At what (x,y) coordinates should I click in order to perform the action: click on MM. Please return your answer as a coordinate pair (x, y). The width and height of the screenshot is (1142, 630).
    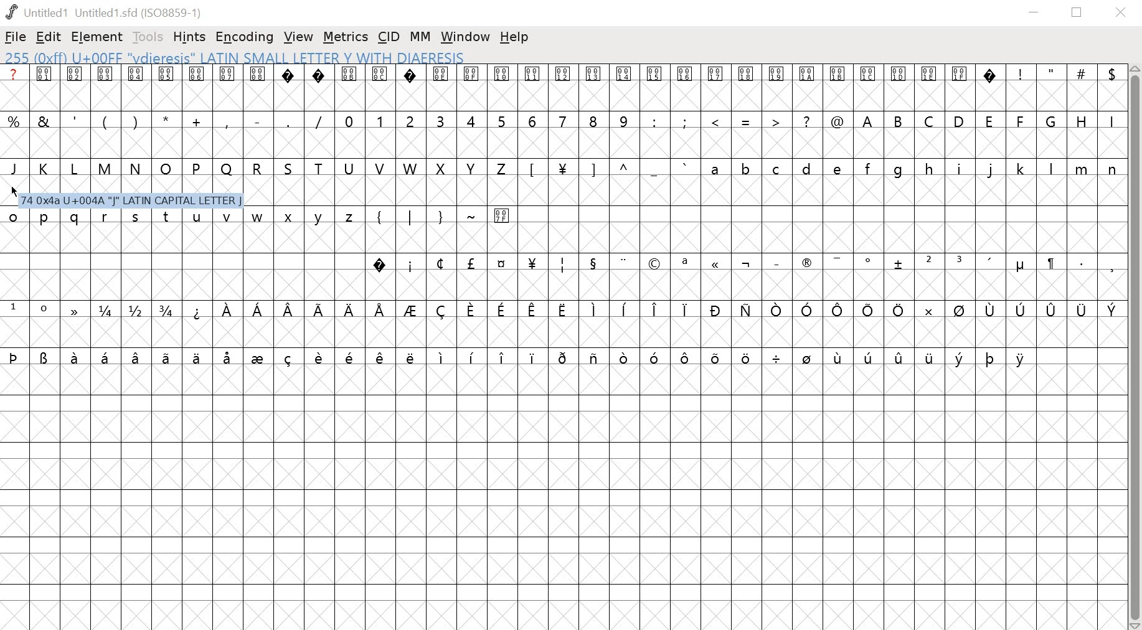
    Looking at the image, I should click on (422, 37).